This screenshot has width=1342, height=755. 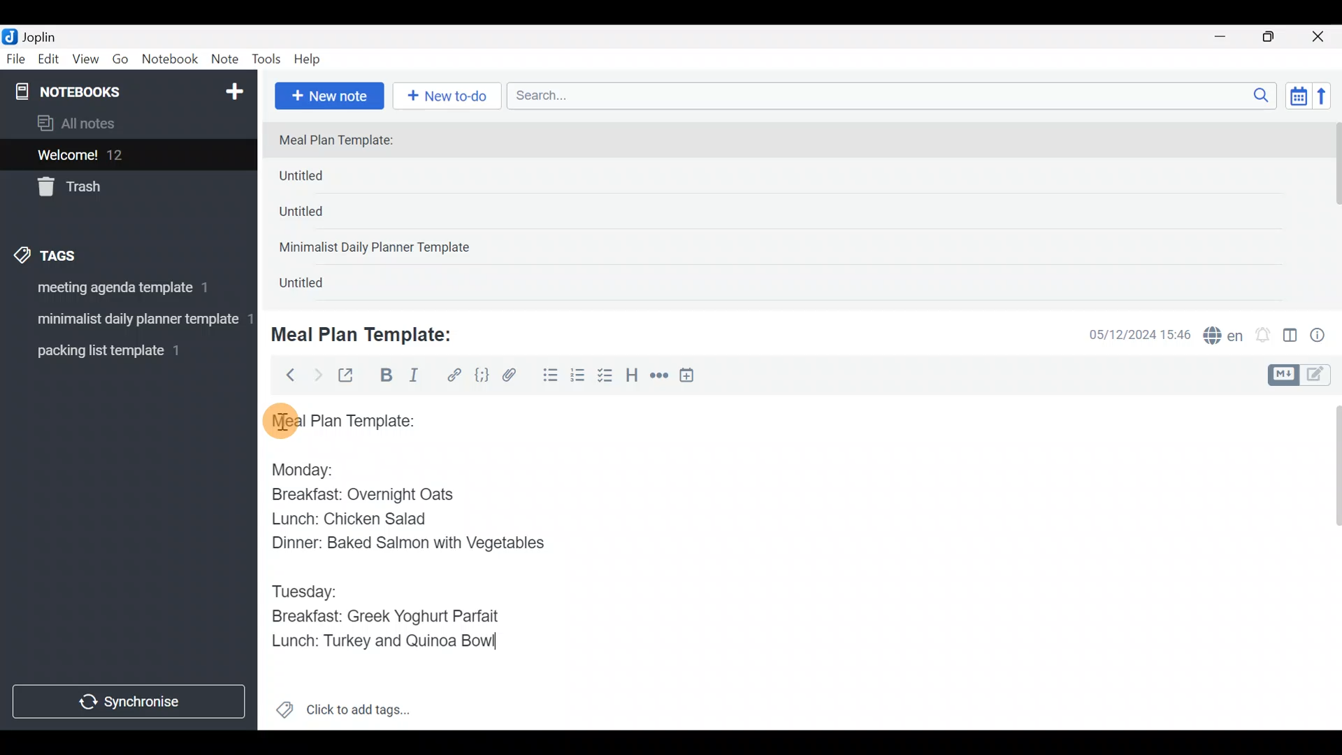 I want to click on Lunch: Turkey and Quinoa Bowl, so click(x=389, y=640).